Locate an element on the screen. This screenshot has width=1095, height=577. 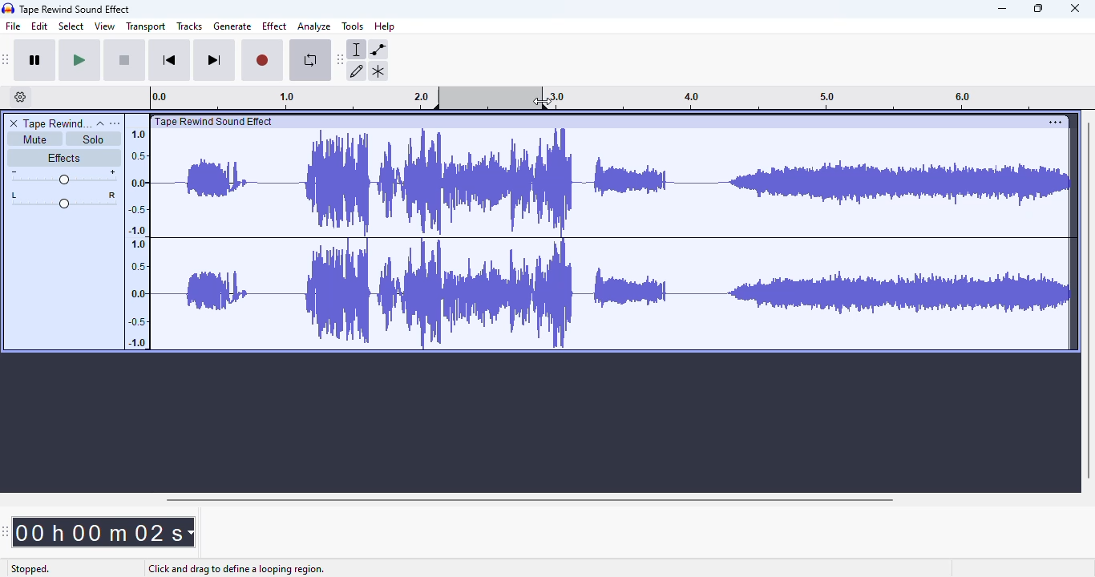
stop is located at coordinates (124, 59).